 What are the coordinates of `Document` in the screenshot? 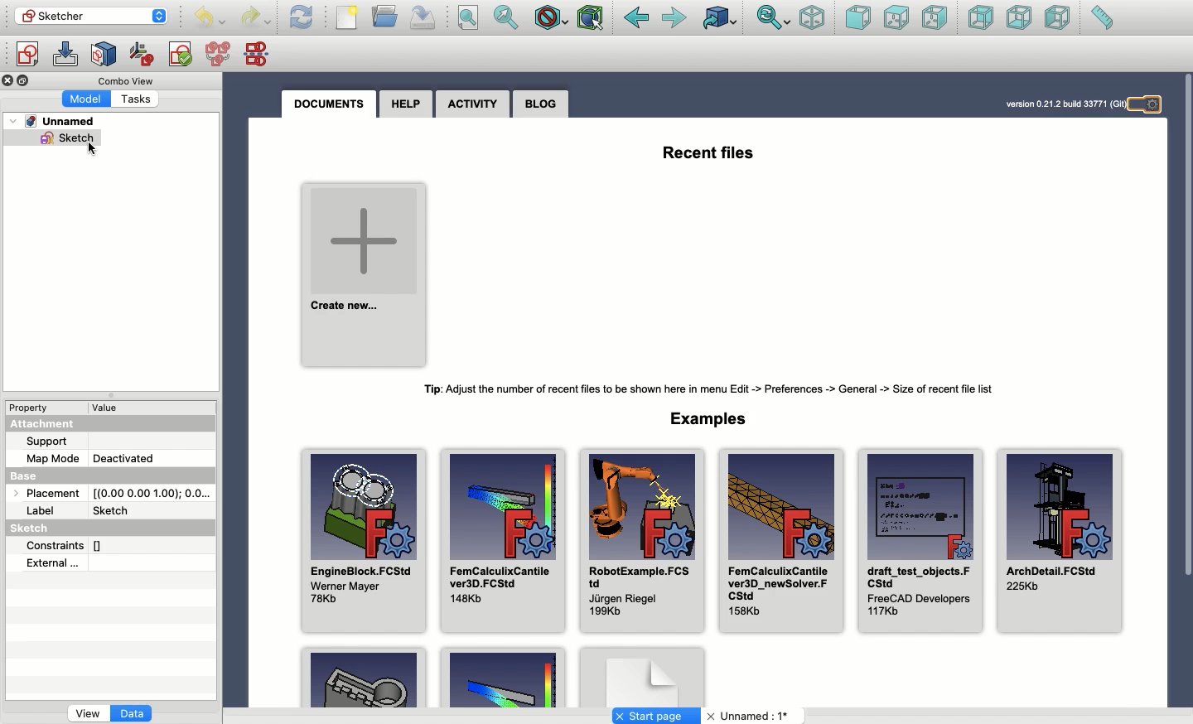 It's located at (642, 676).